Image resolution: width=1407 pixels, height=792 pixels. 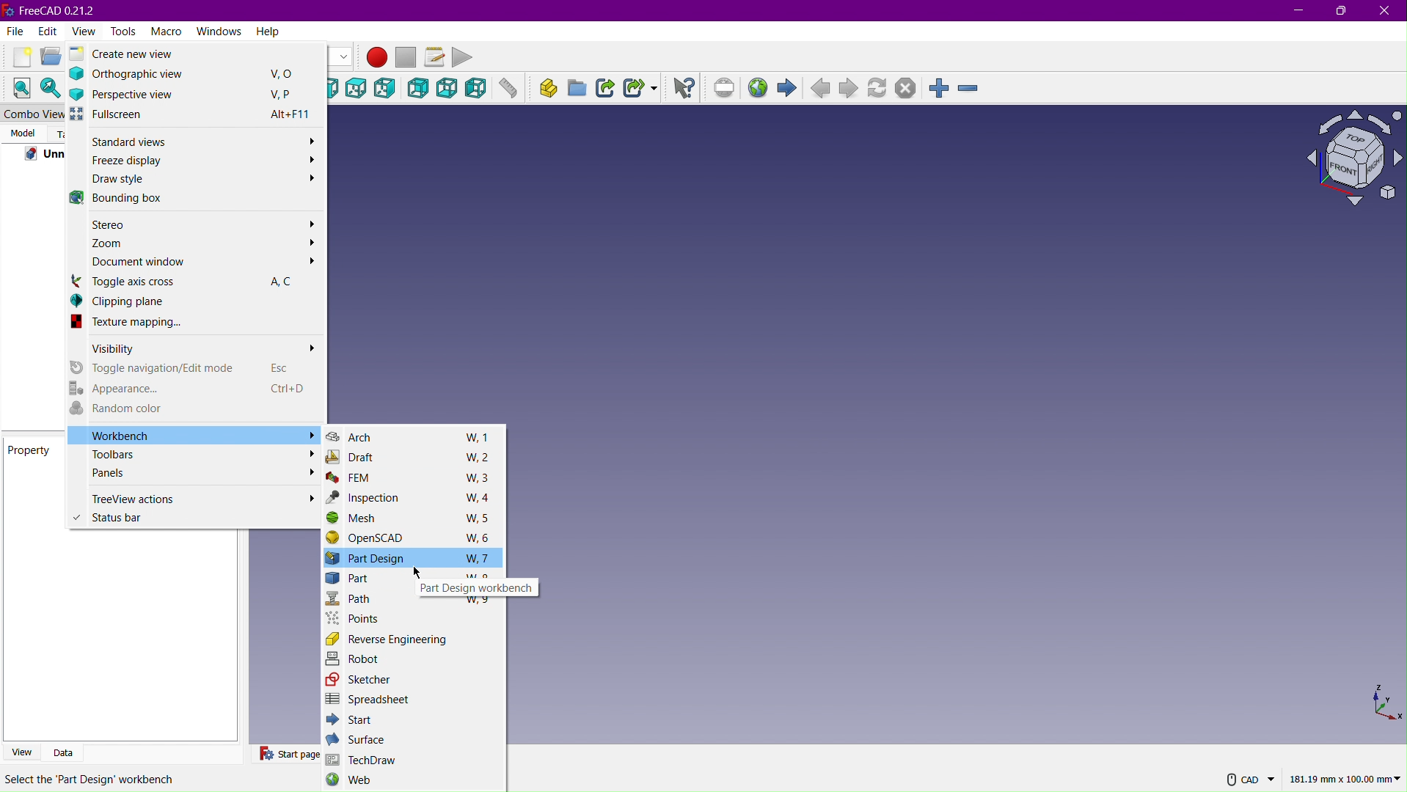 What do you see at coordinates (436, 57) in the screenshot?
I see `Macros` at bounding box center [436, 57].